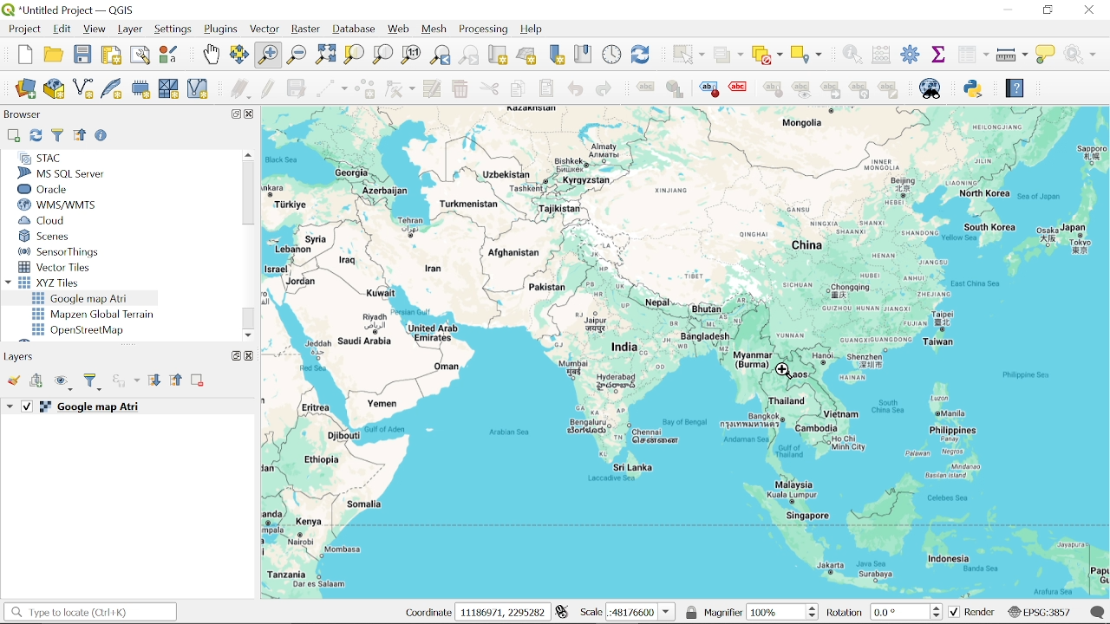 Image resolution: width=1110 pixels, height=624 pixels. What do you see at coordinates (486, 29) in the screenshot?
I see `Processing` at bounding box center [486, 29].